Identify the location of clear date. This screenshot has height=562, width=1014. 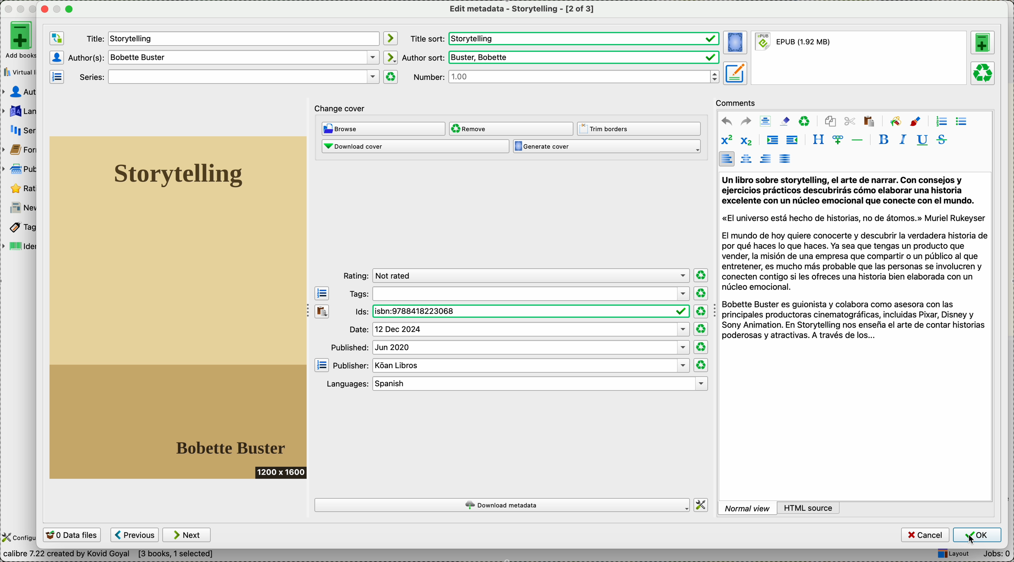
(700, 275).